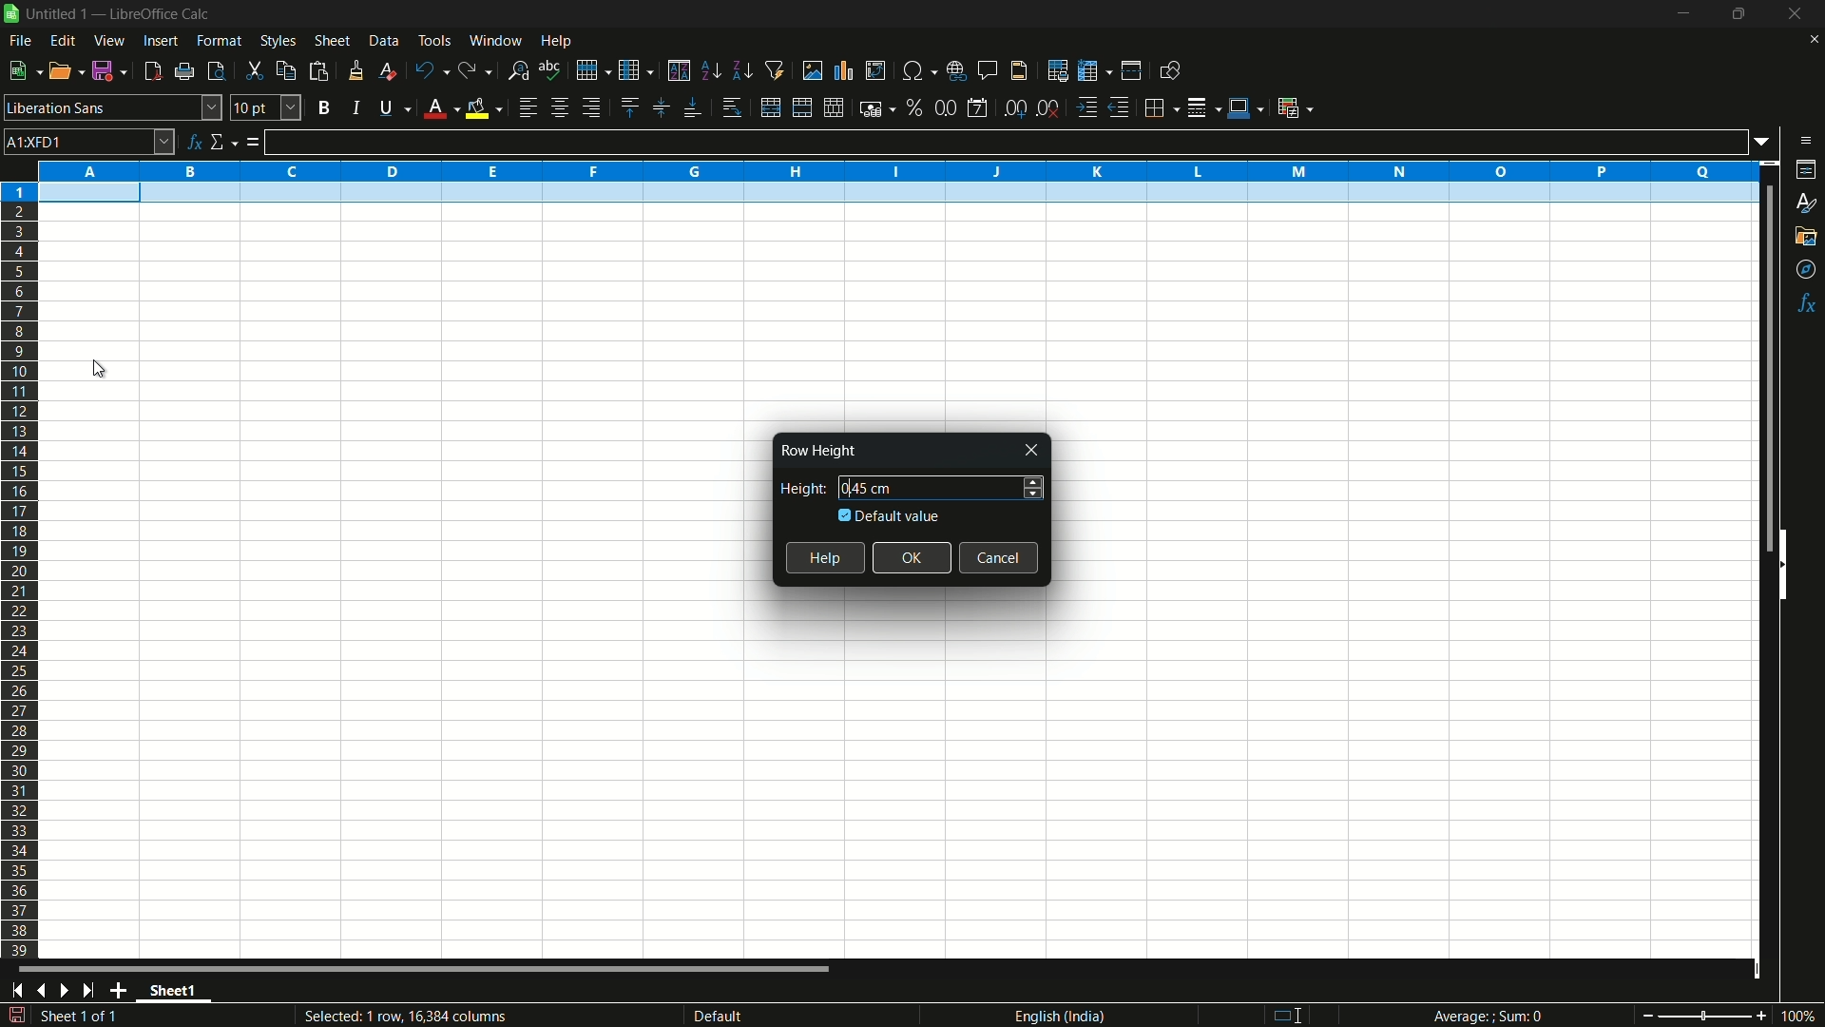  What do you see at coordinates (637, 71) in the screenshot?
I see `column` at bounding box center [637, 71].